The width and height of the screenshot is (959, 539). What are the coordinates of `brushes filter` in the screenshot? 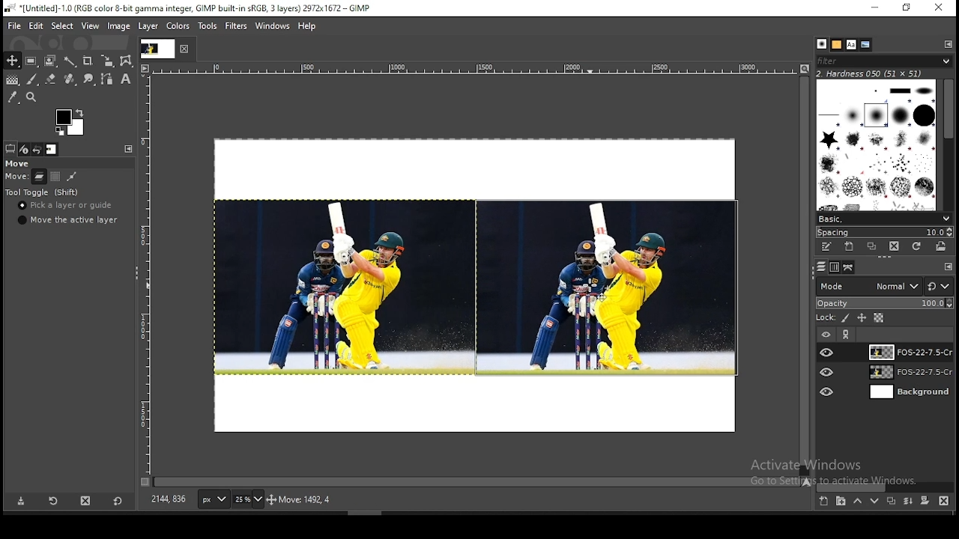 It's located at (884, 60).